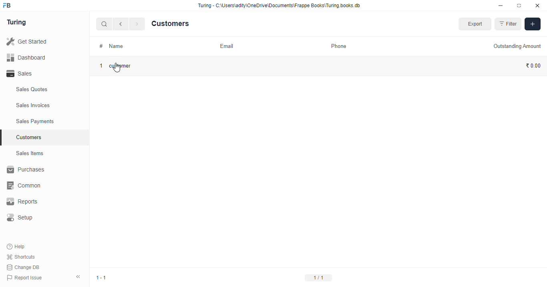  Describe the element at coordinates (40, 217) in the screenshot. I see `Setup` at that location.